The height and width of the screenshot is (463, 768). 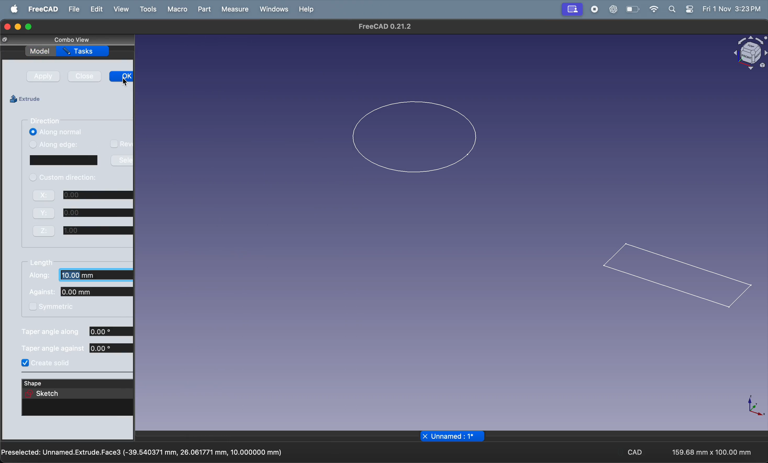 I want to click on wifi, so click(x=654, y=9).